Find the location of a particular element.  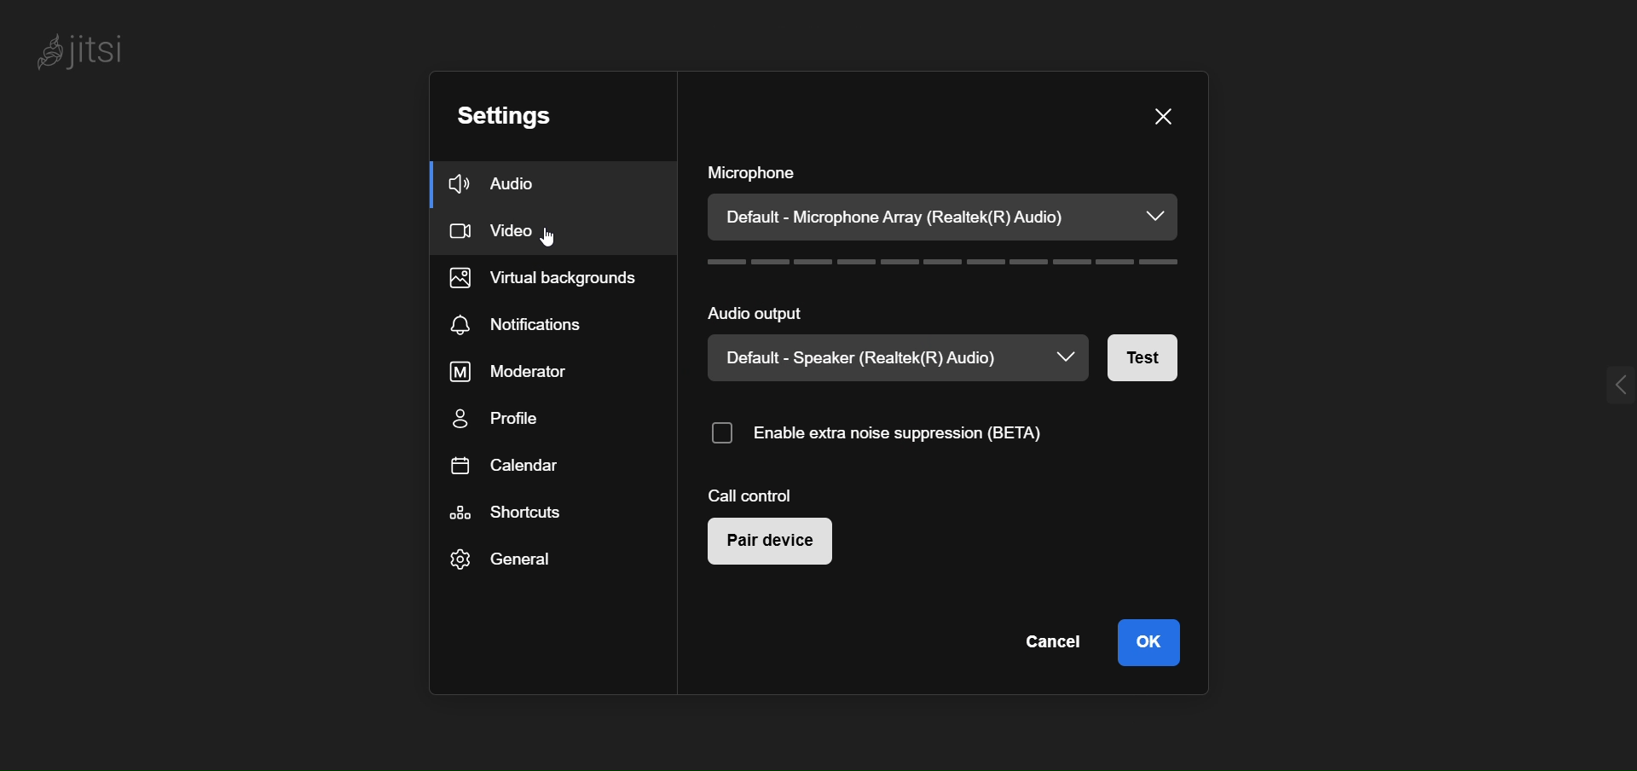

dropdown is located at coordinates (1157, 215).